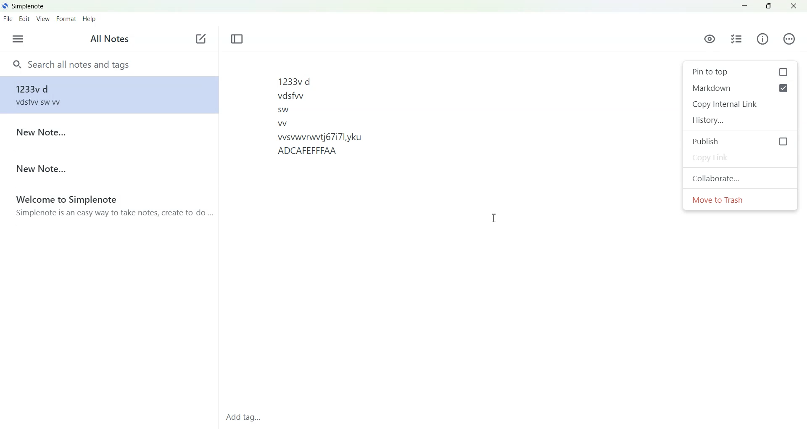 The width and height of the screenshot is (807, 429). I want to click on File, so click(8, 19).